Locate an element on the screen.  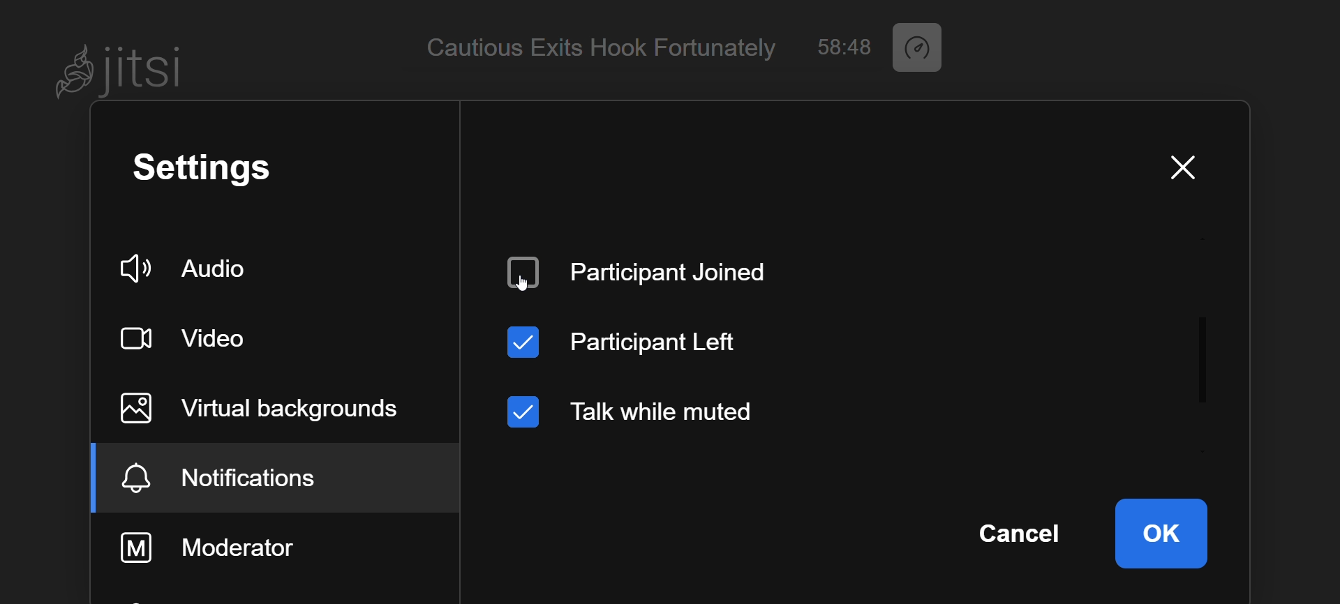
video is located at coordinates (195, 338).